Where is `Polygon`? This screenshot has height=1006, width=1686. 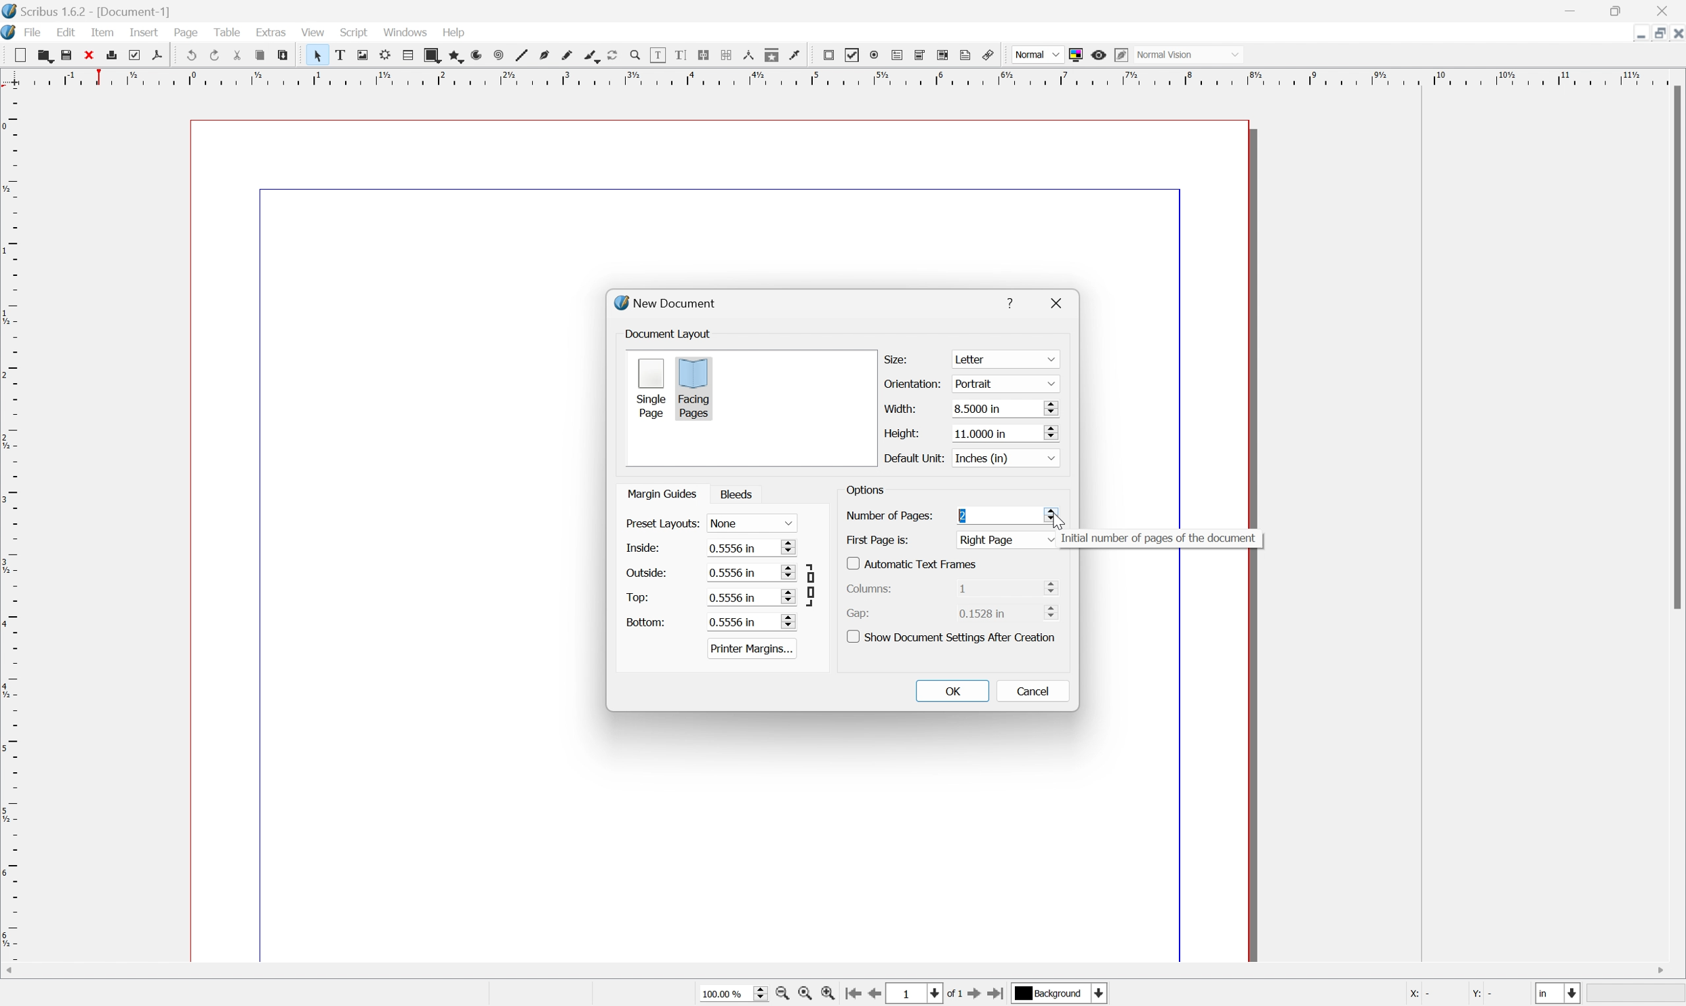
Polygon is located at coordinates (452, 56).